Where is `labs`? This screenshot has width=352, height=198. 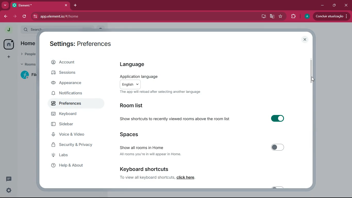 labs is located at coordinates (77, 155).